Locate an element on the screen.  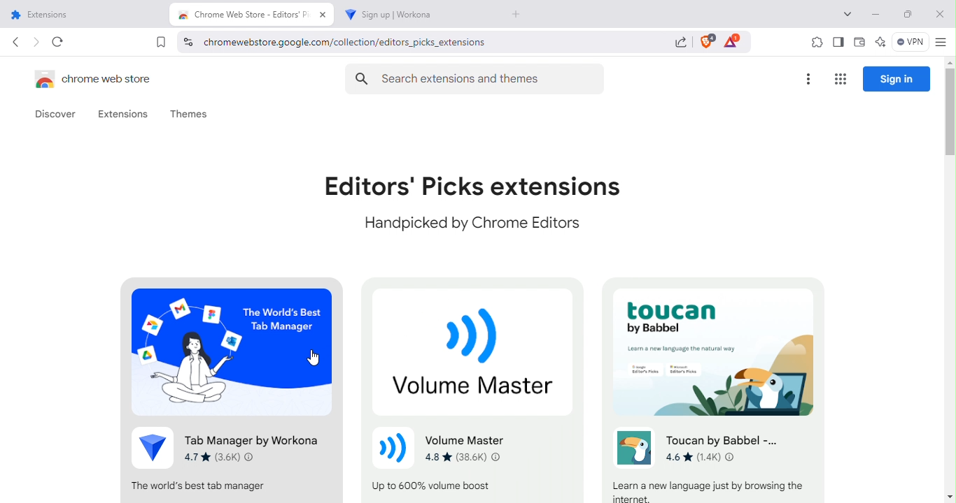
Close is located at coordinates (938, 16).